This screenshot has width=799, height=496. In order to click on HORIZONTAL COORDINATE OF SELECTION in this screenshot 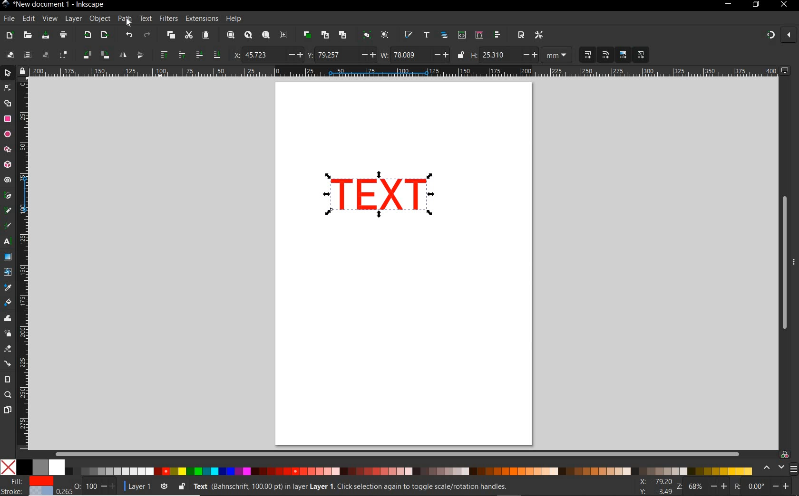, I will do `click(268, 55)`.